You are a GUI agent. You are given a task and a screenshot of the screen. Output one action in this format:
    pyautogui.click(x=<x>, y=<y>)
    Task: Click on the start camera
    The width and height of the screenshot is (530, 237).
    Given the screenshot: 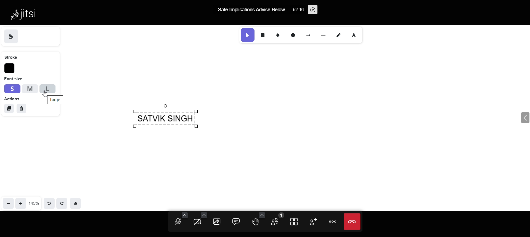 What is the action you would take?
    pyautogui.click(x=199, y=222)
    